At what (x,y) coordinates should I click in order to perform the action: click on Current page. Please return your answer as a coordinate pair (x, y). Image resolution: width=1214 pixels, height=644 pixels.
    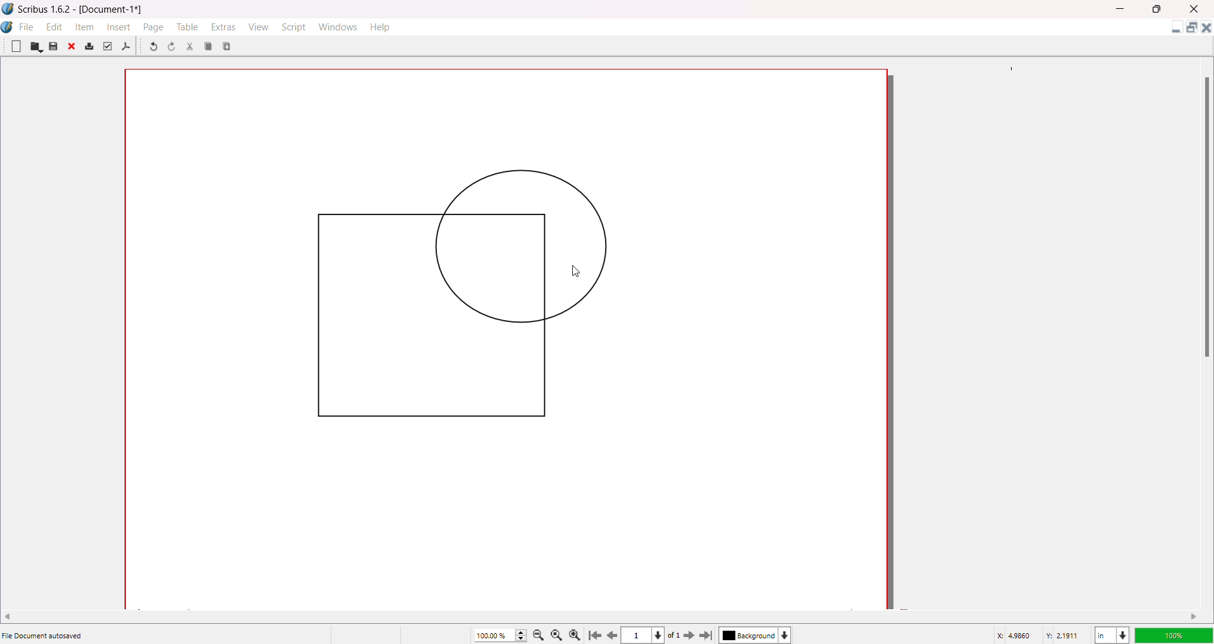
    Looking at the image, I should click on (639, 636).